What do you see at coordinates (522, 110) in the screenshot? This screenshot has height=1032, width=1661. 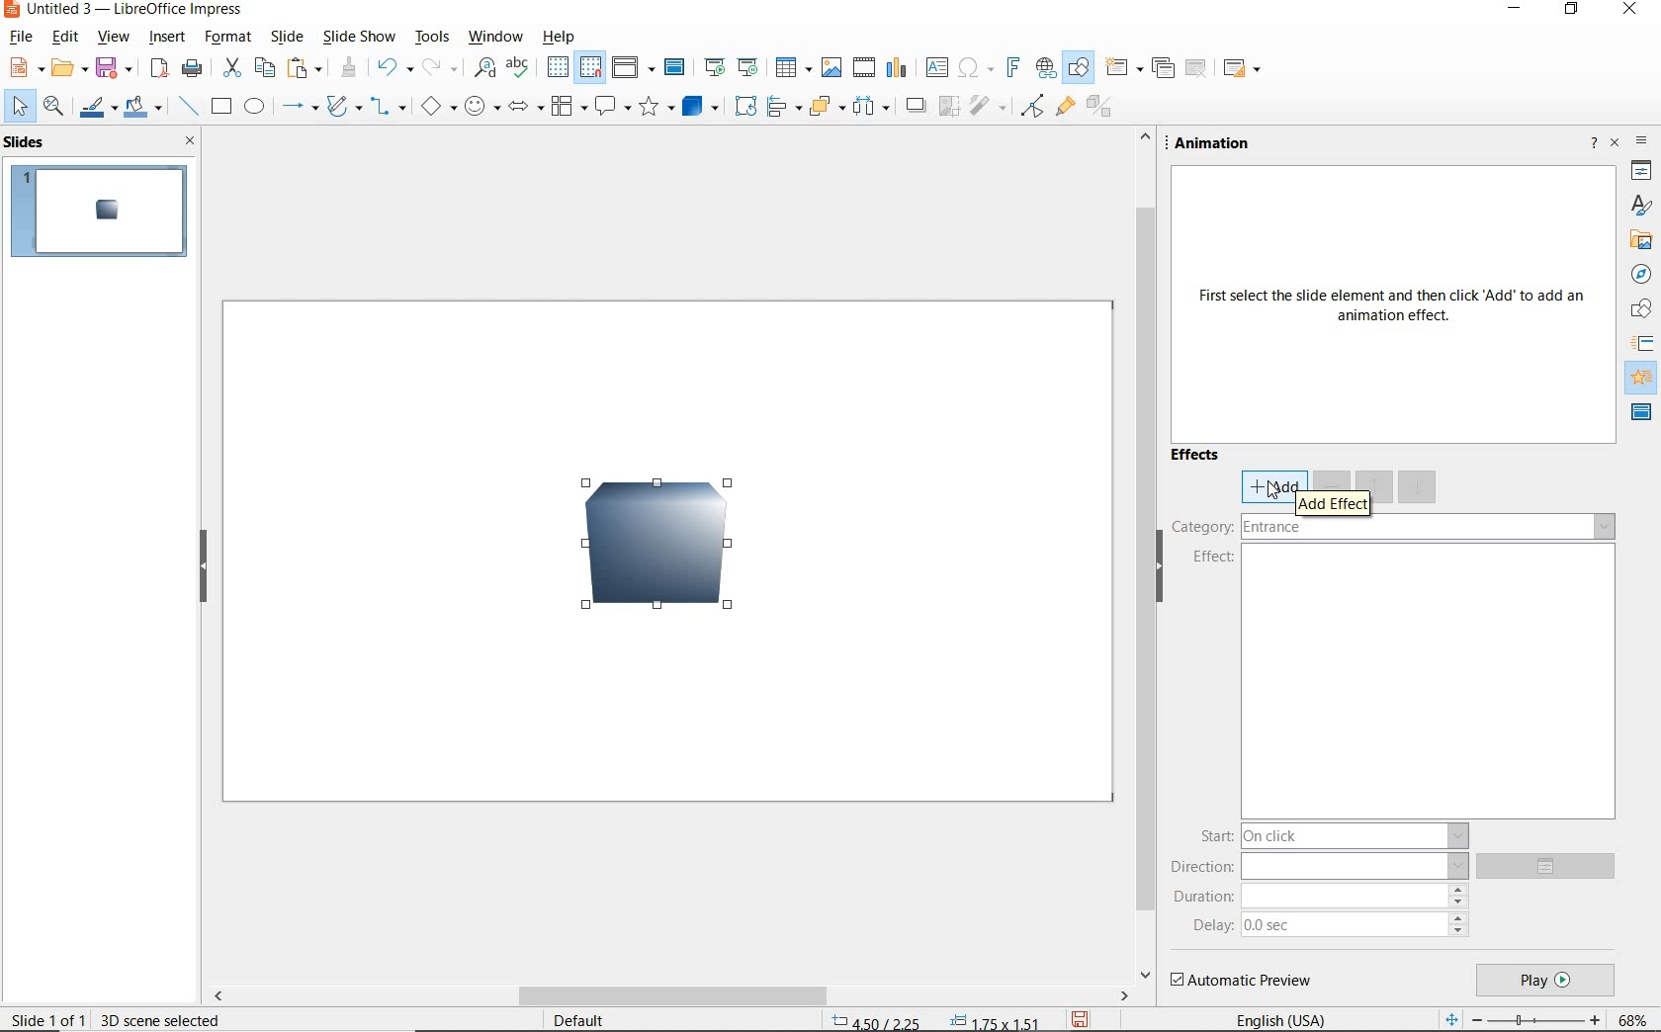 I see `block arrows` at bounding box center [522, 110].